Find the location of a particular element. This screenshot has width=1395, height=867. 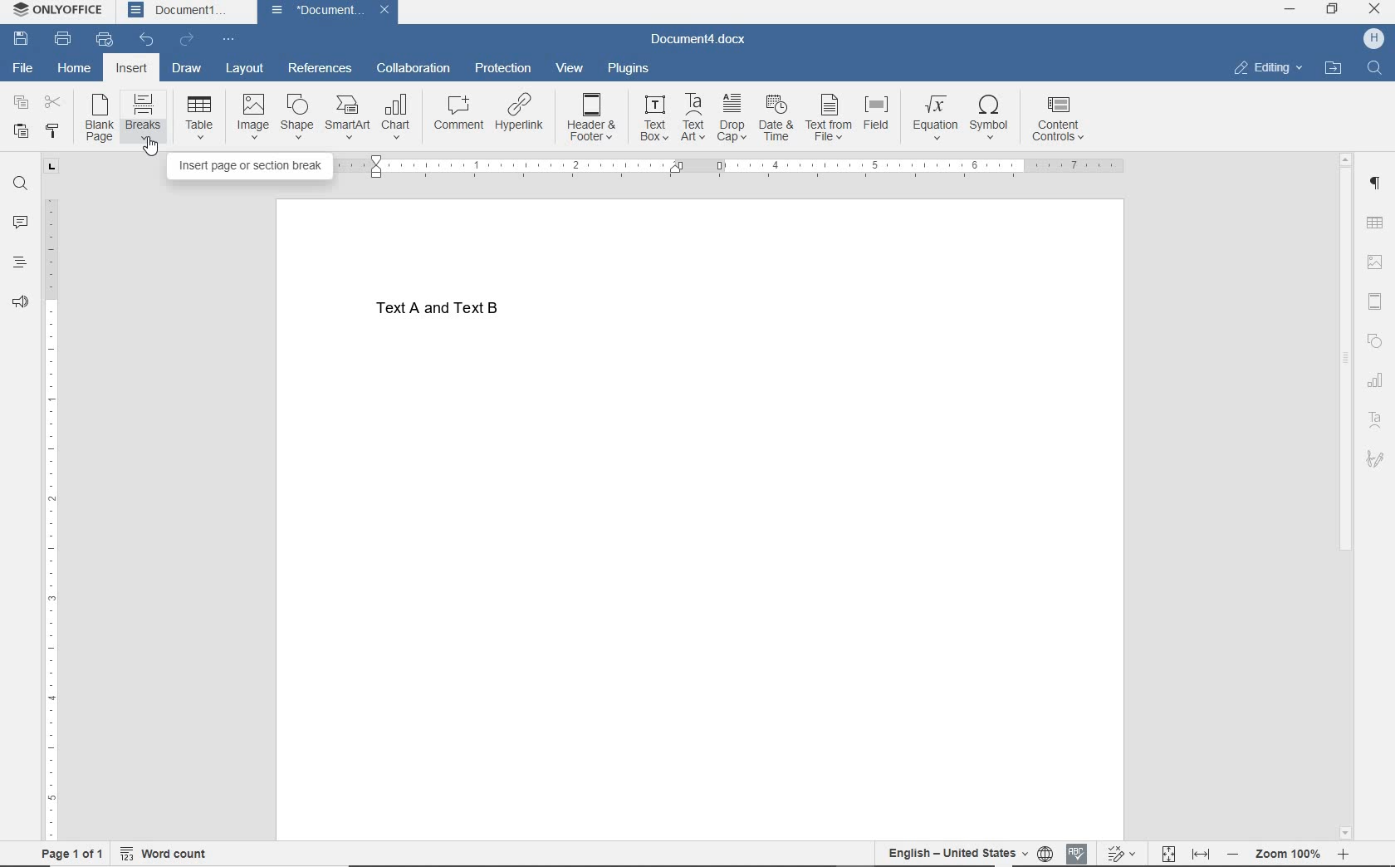

FIT TO WIDTH is located at coordinates (1202, 852).